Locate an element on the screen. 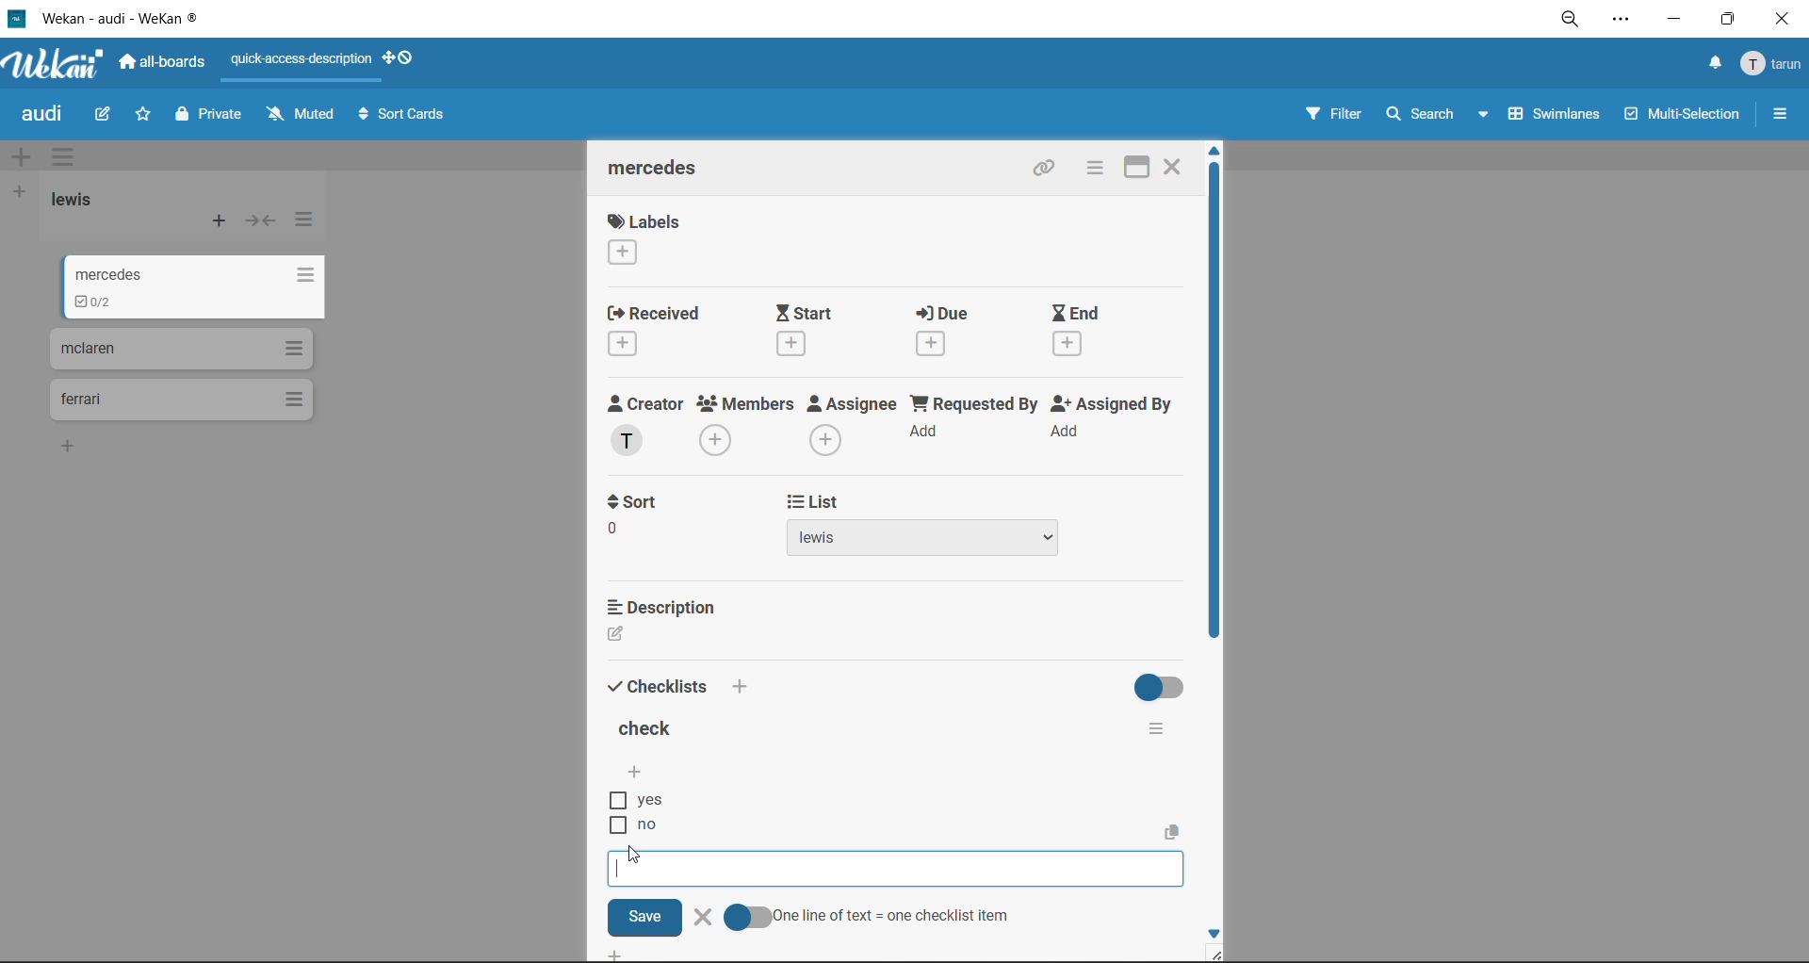 This screenshot has height=963, width=1809. sidebar is located at coordinates (1780, 115).